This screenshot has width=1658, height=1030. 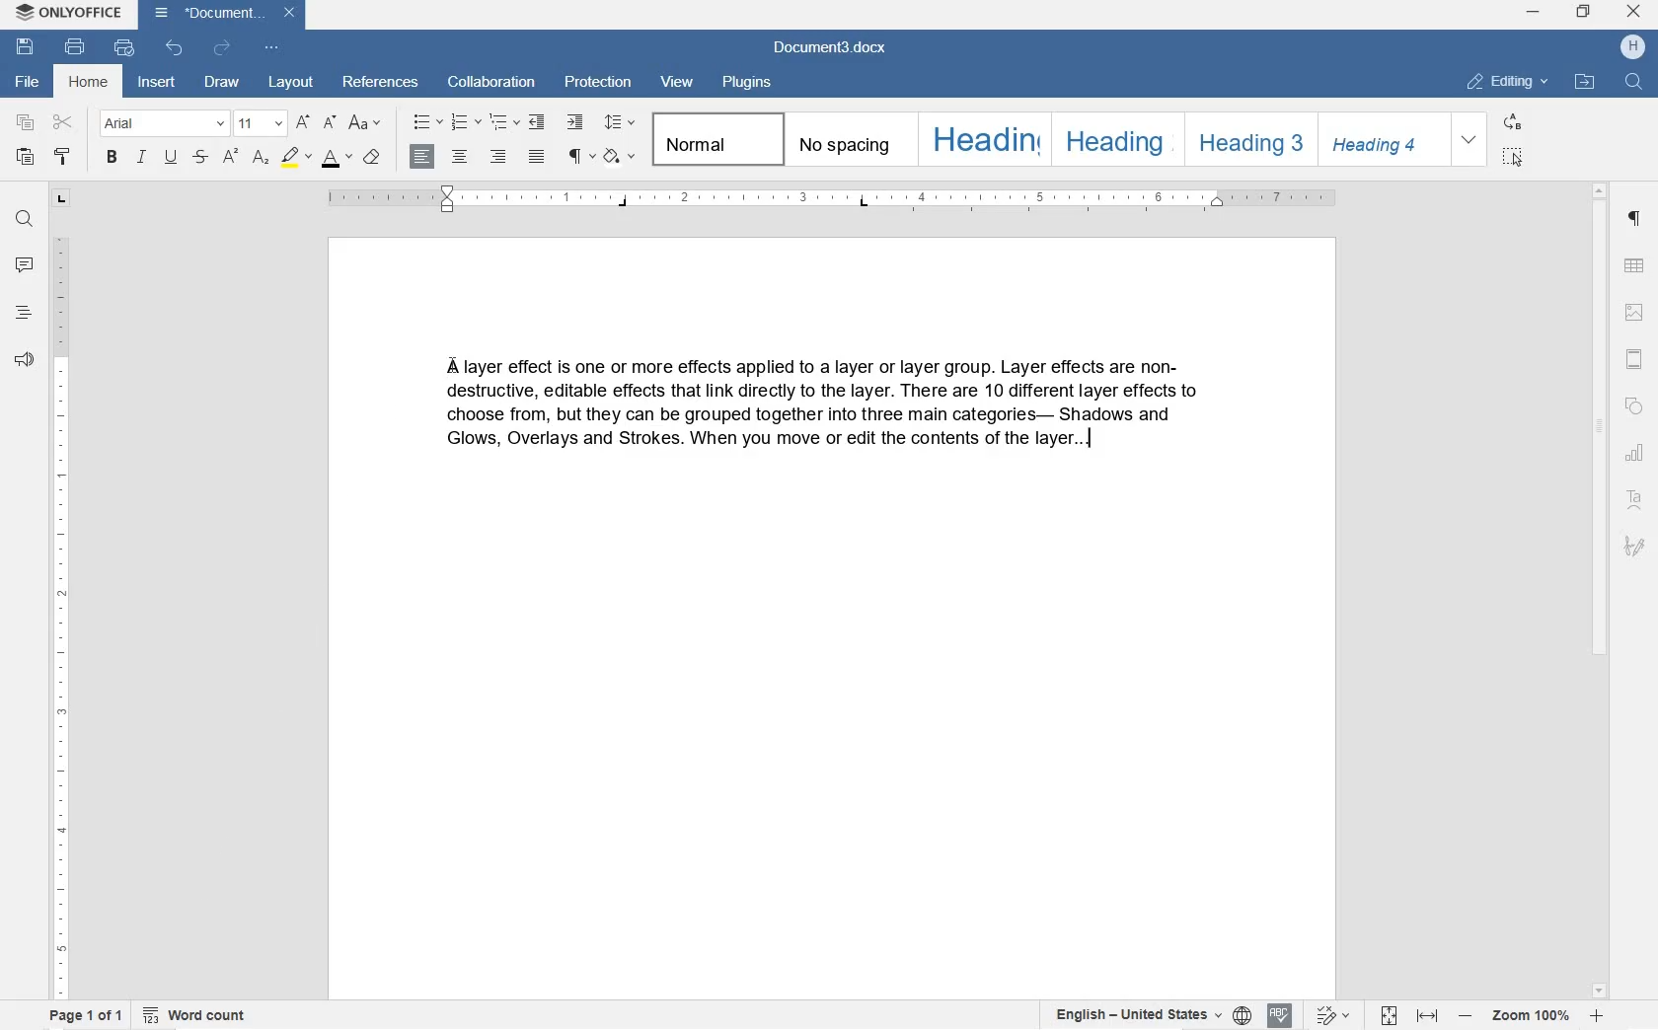 I want to click on HEADERS & FOOTERS, so click(x=1635, y=361).